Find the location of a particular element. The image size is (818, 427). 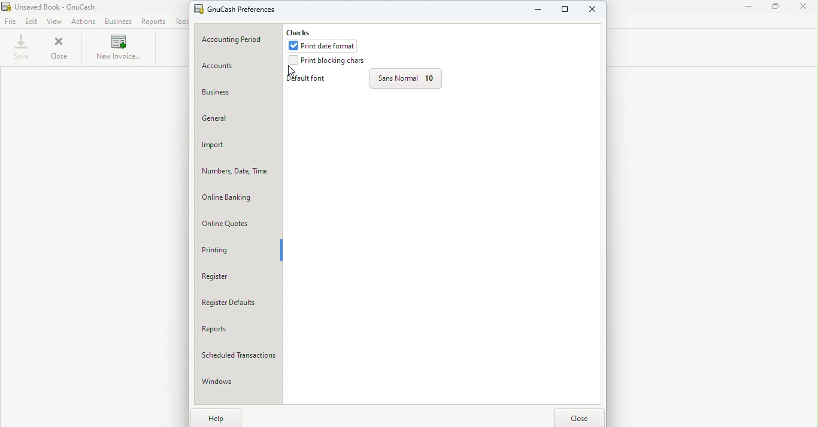

Default fonts is located at coordinates (310, 80).